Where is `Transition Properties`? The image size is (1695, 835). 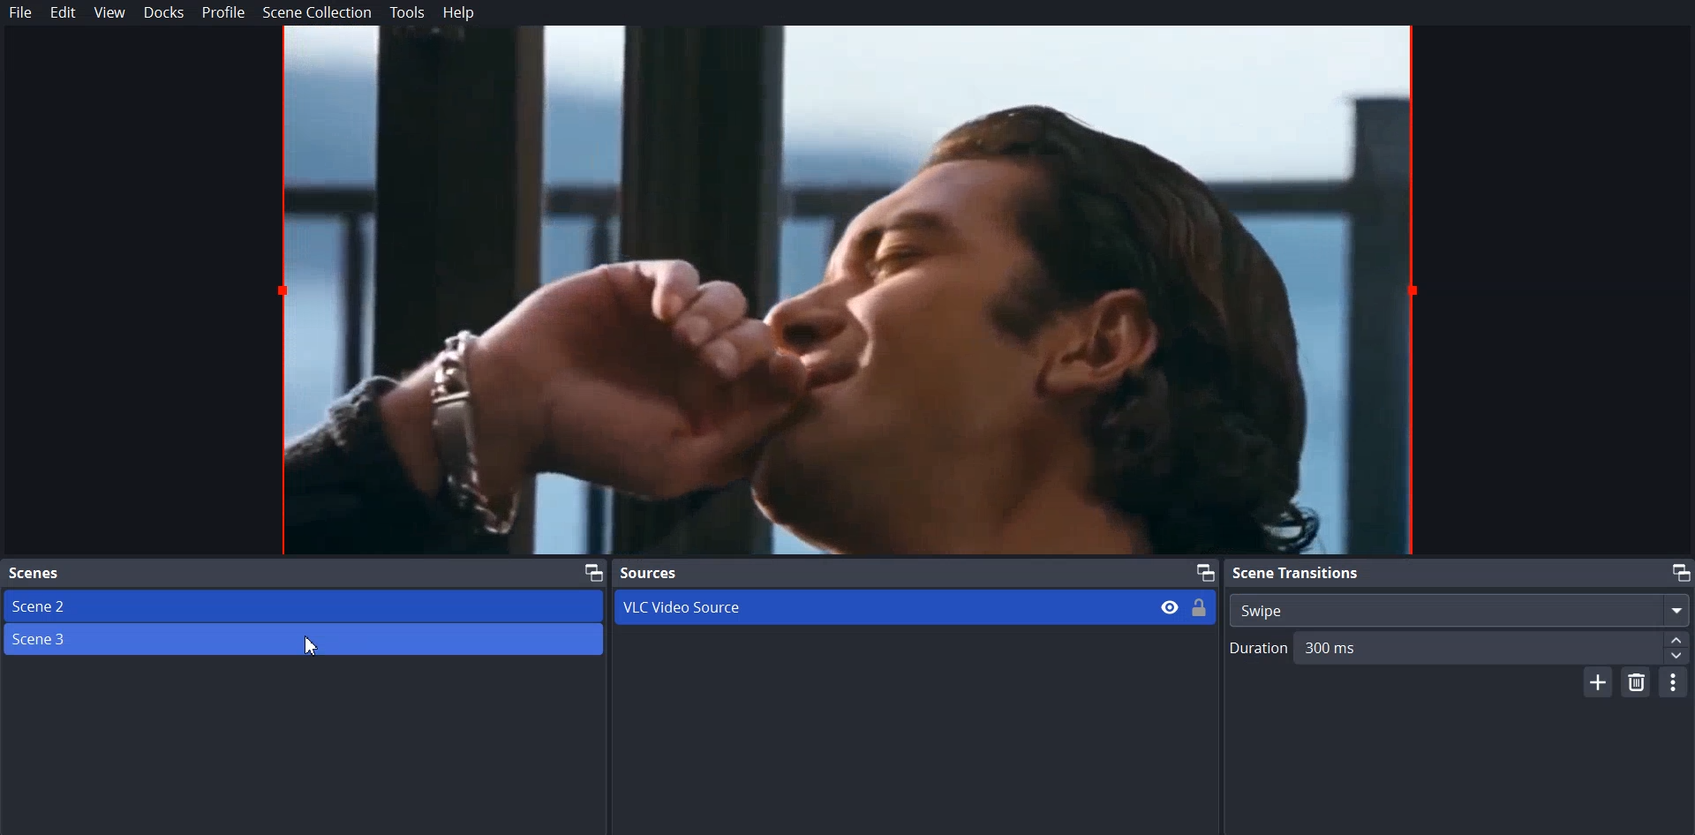 Transition Properties is located at coordinates (1678, 682).